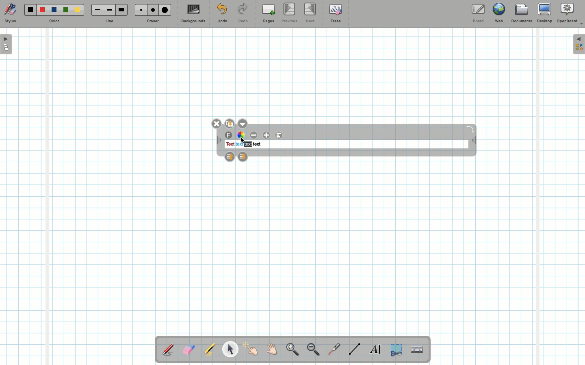 This screenshot has height=365, width=585. I want to click on Close, so click(216, 124).